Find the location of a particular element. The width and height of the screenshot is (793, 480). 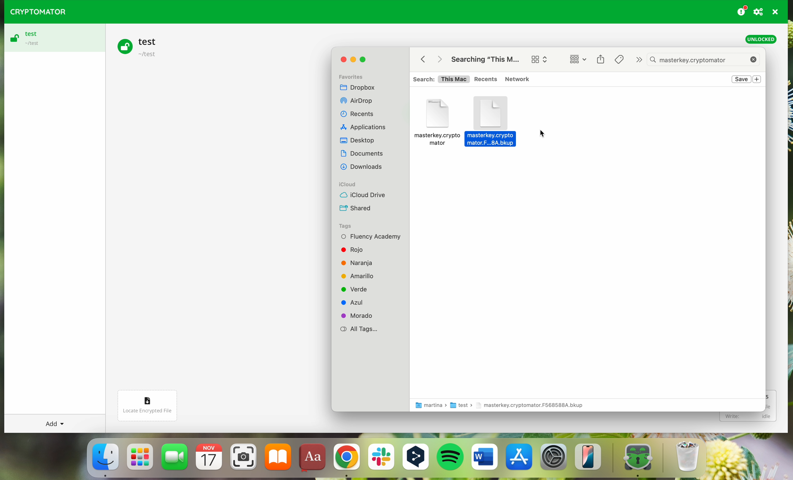

calendar is located at coordinates (209, 459).